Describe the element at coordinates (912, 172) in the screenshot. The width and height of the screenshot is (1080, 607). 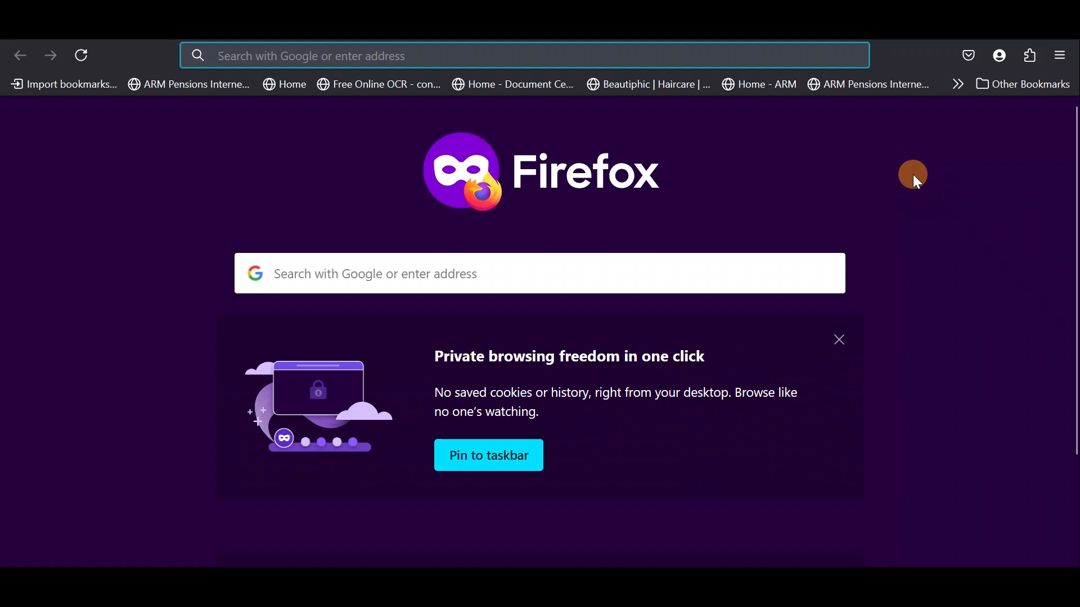
I see `cursor` at that location.